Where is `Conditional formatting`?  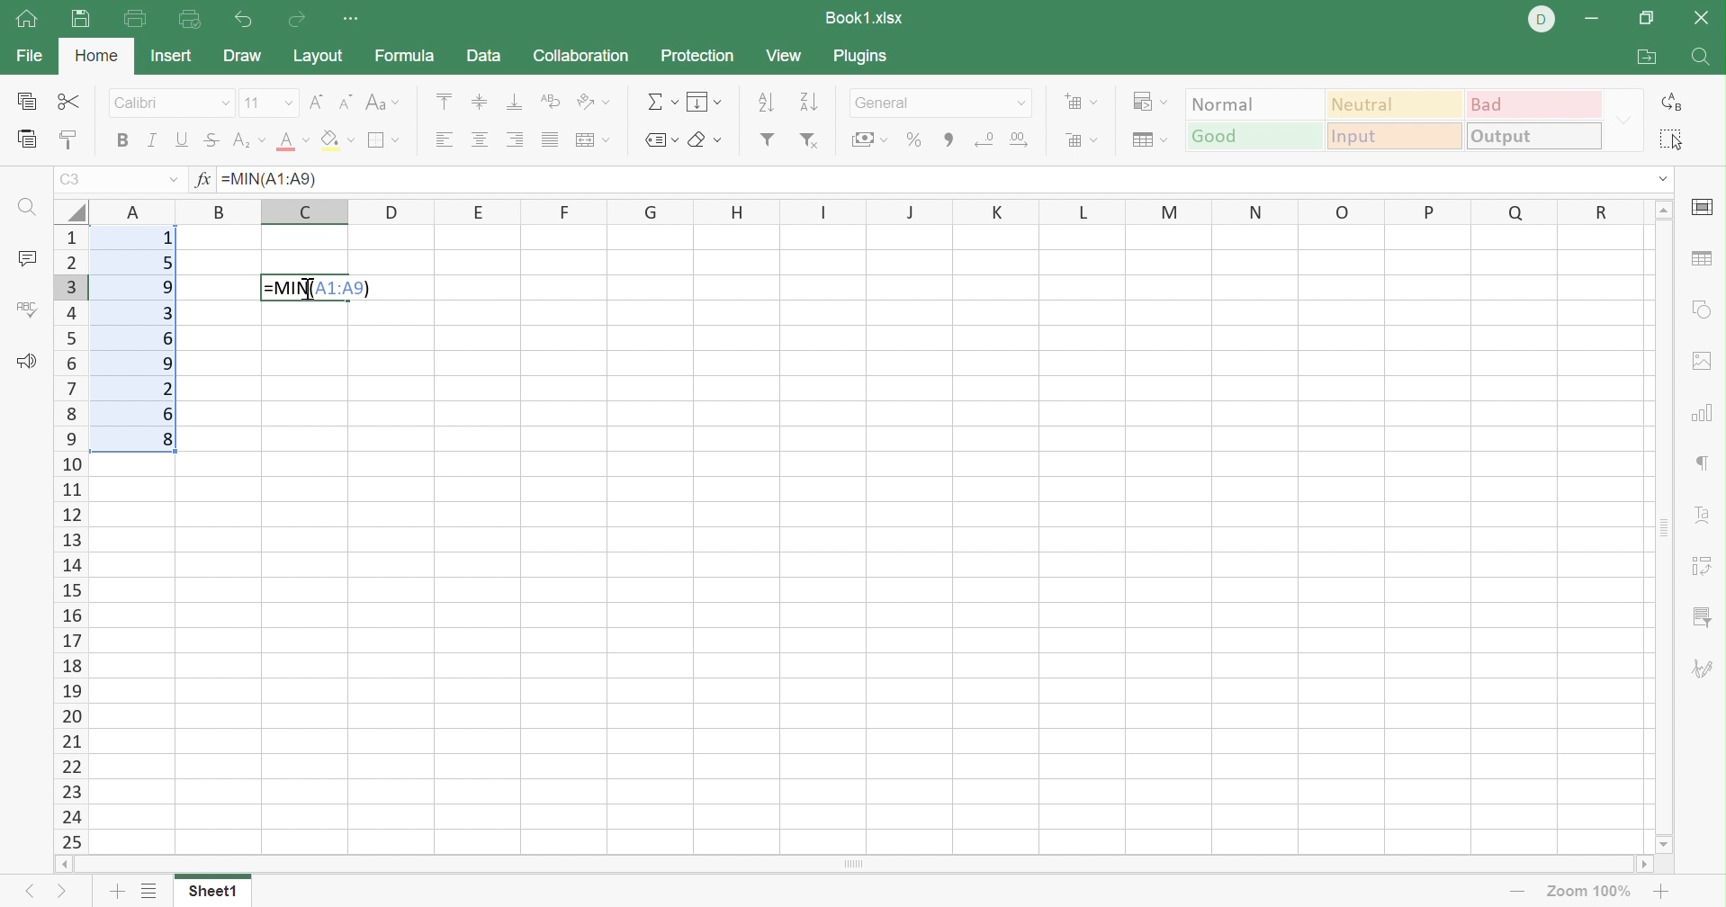 Conditional formatting is located at coordinates (1146, 102).